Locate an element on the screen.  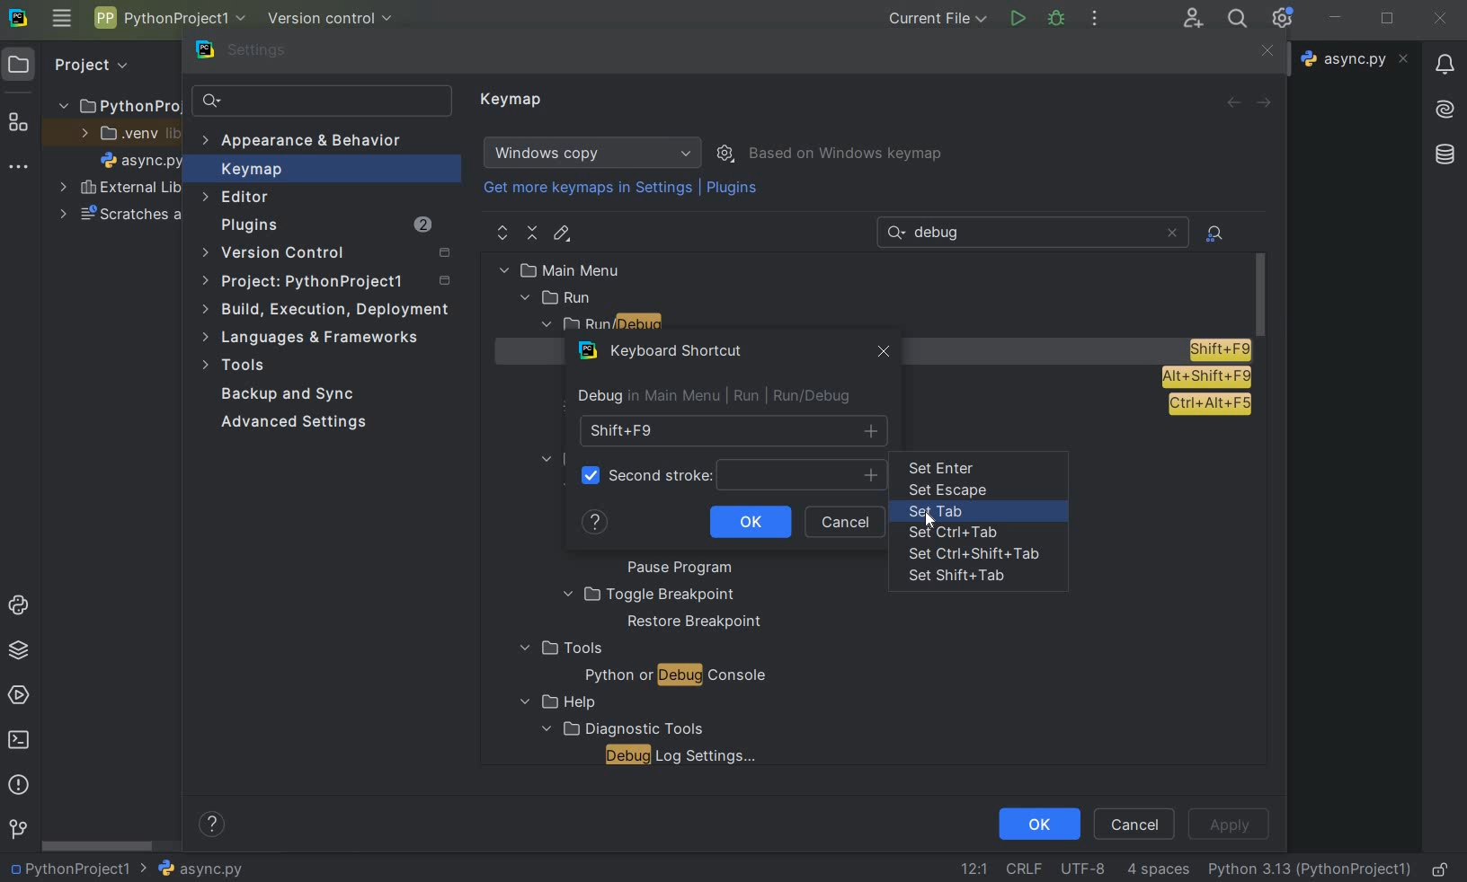
file actions by shortcuts is located at coordinates (1216, 234).